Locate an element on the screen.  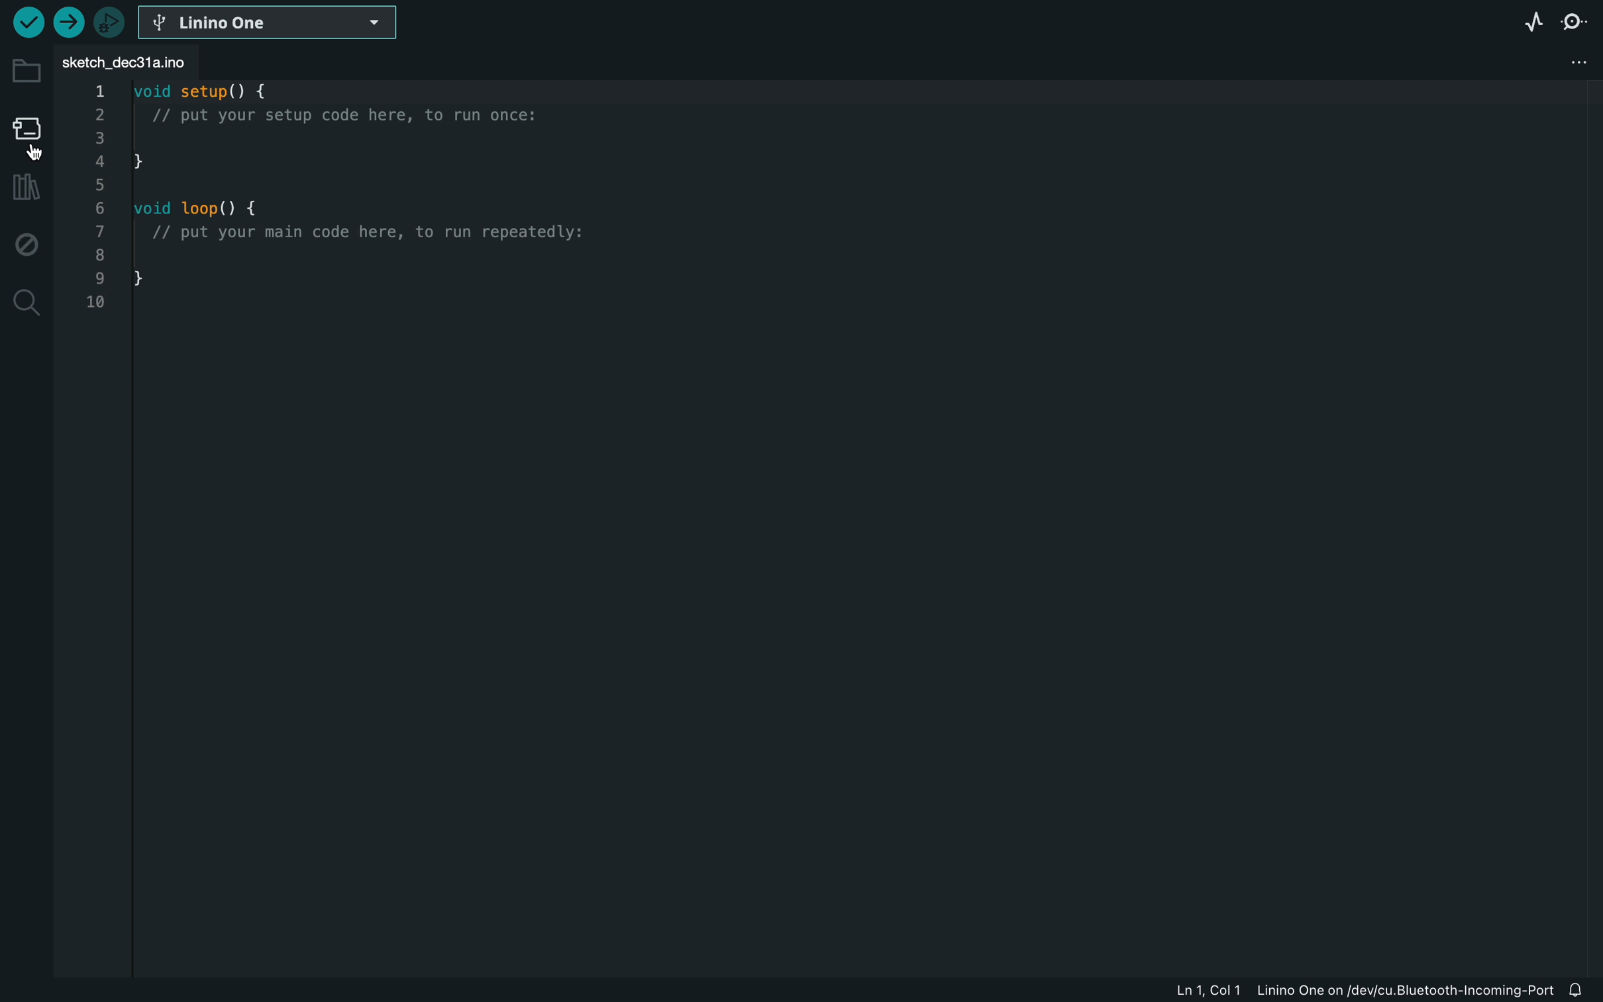
library manager is located at coordinates (23, 188).